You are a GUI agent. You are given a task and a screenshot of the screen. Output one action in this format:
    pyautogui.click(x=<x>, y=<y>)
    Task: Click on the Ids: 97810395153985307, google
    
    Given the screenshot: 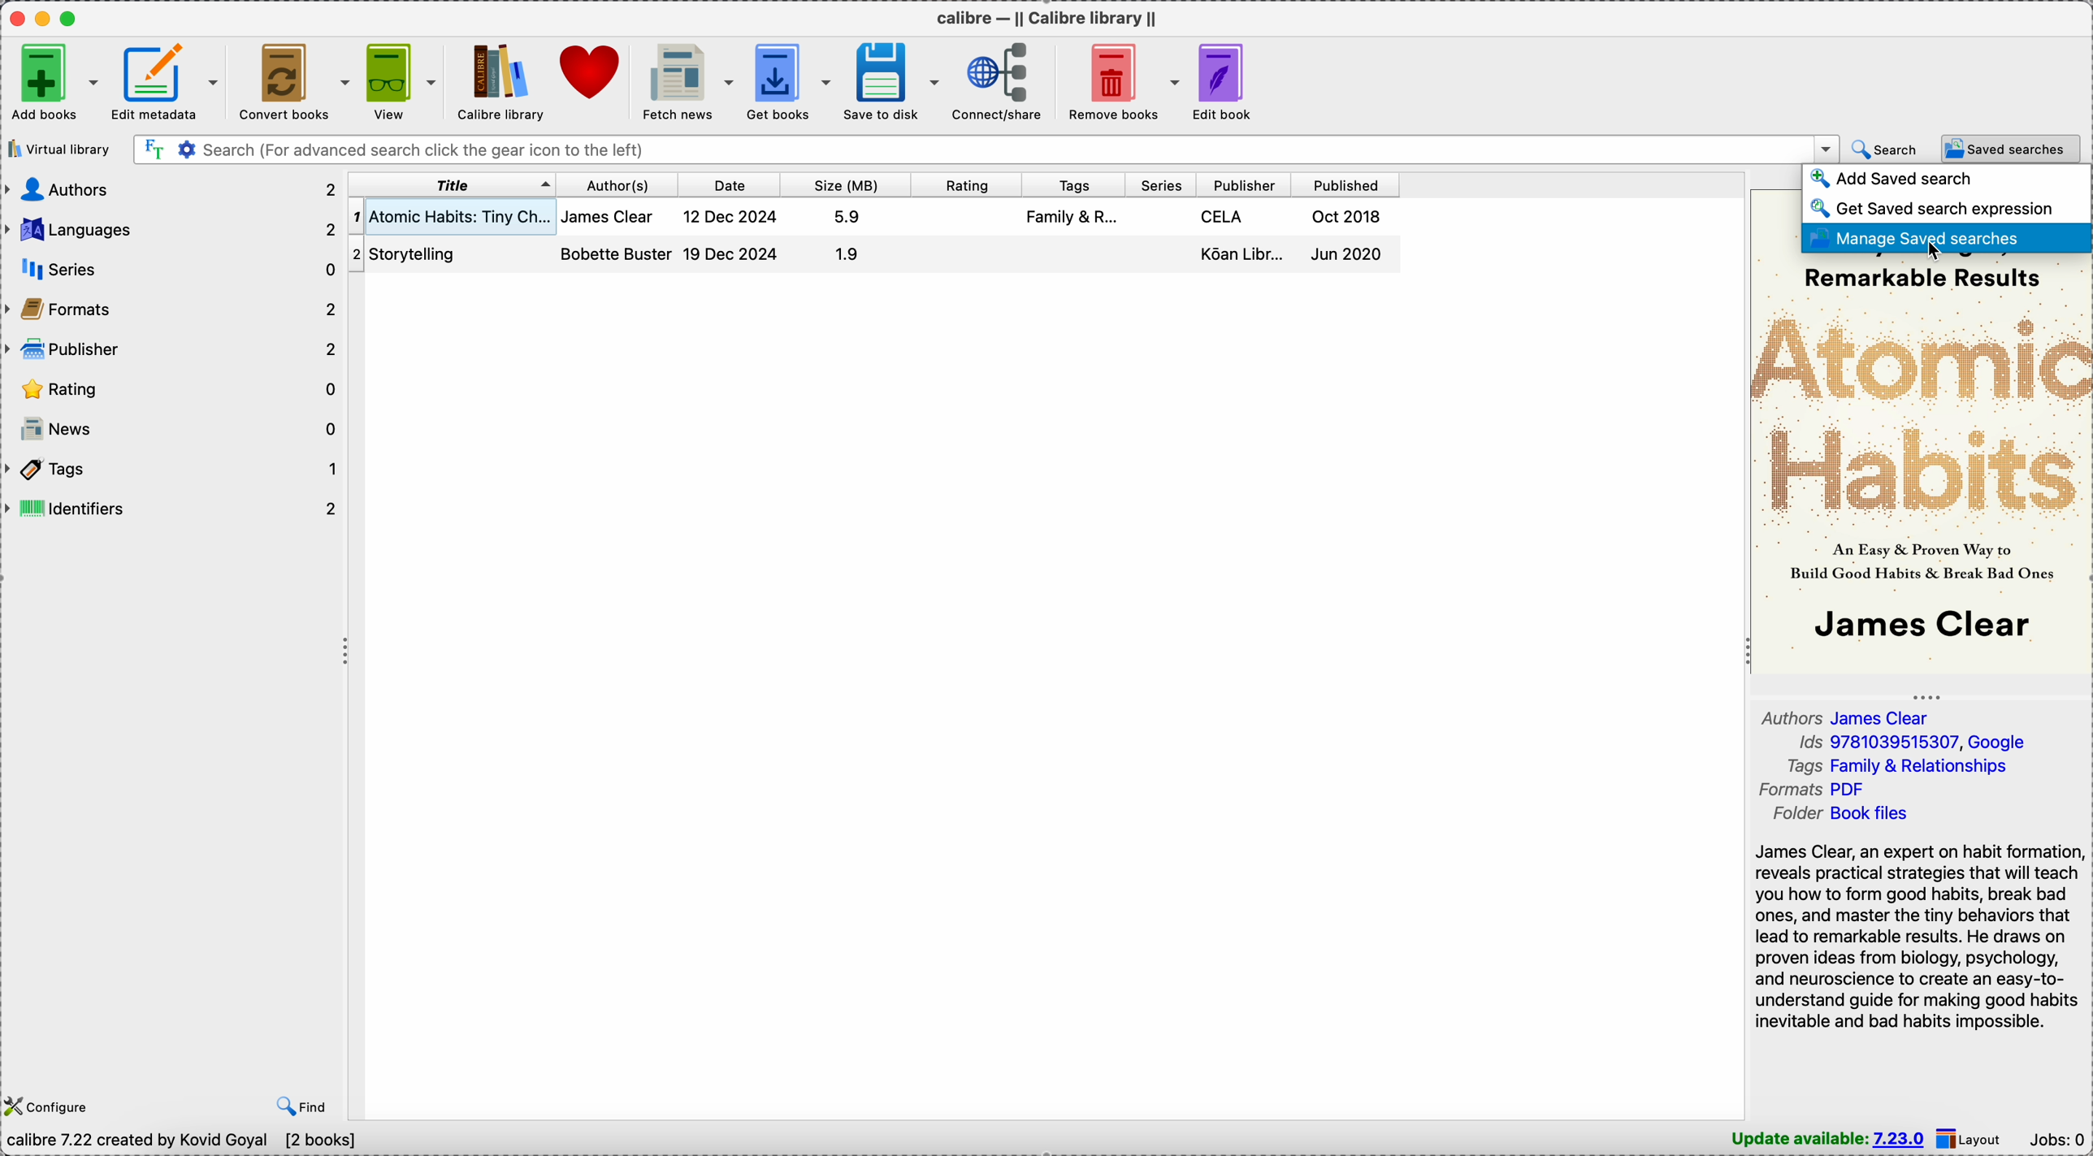 What is the action you would take?
    pyautogui.click(x=1911, y=743)
    